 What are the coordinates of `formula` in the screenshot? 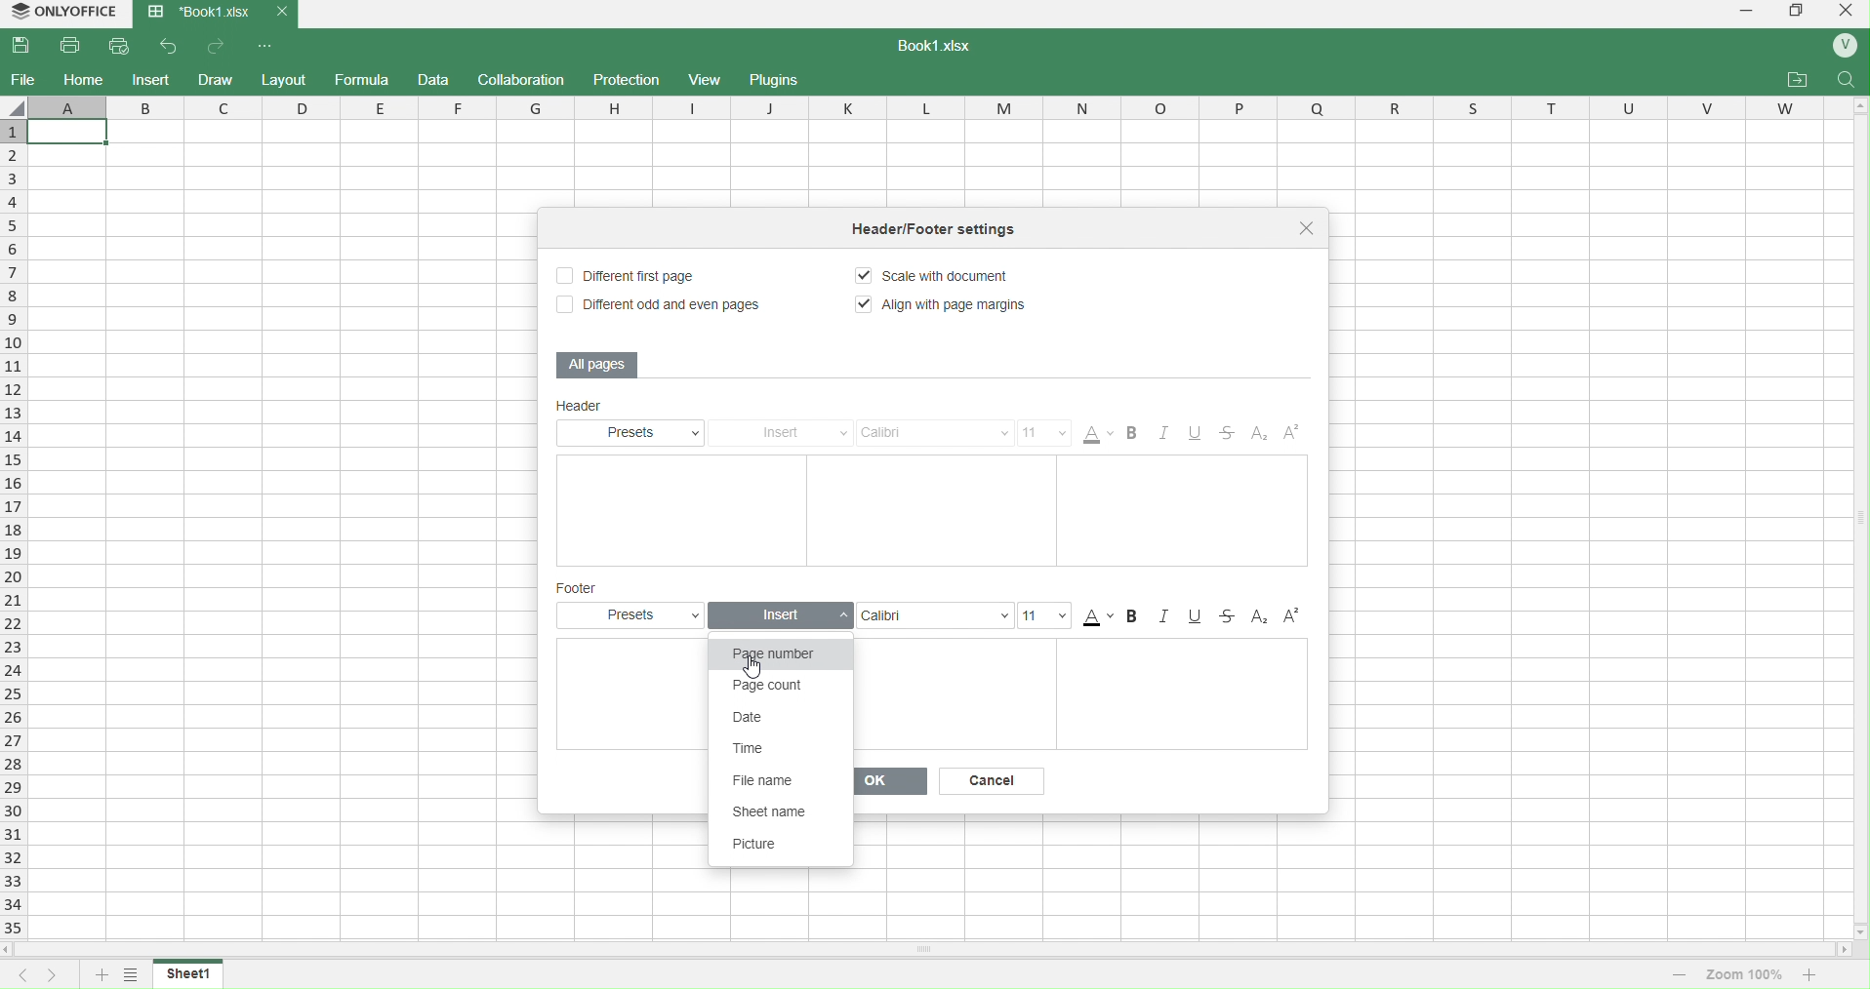 It's located at (362, 81).